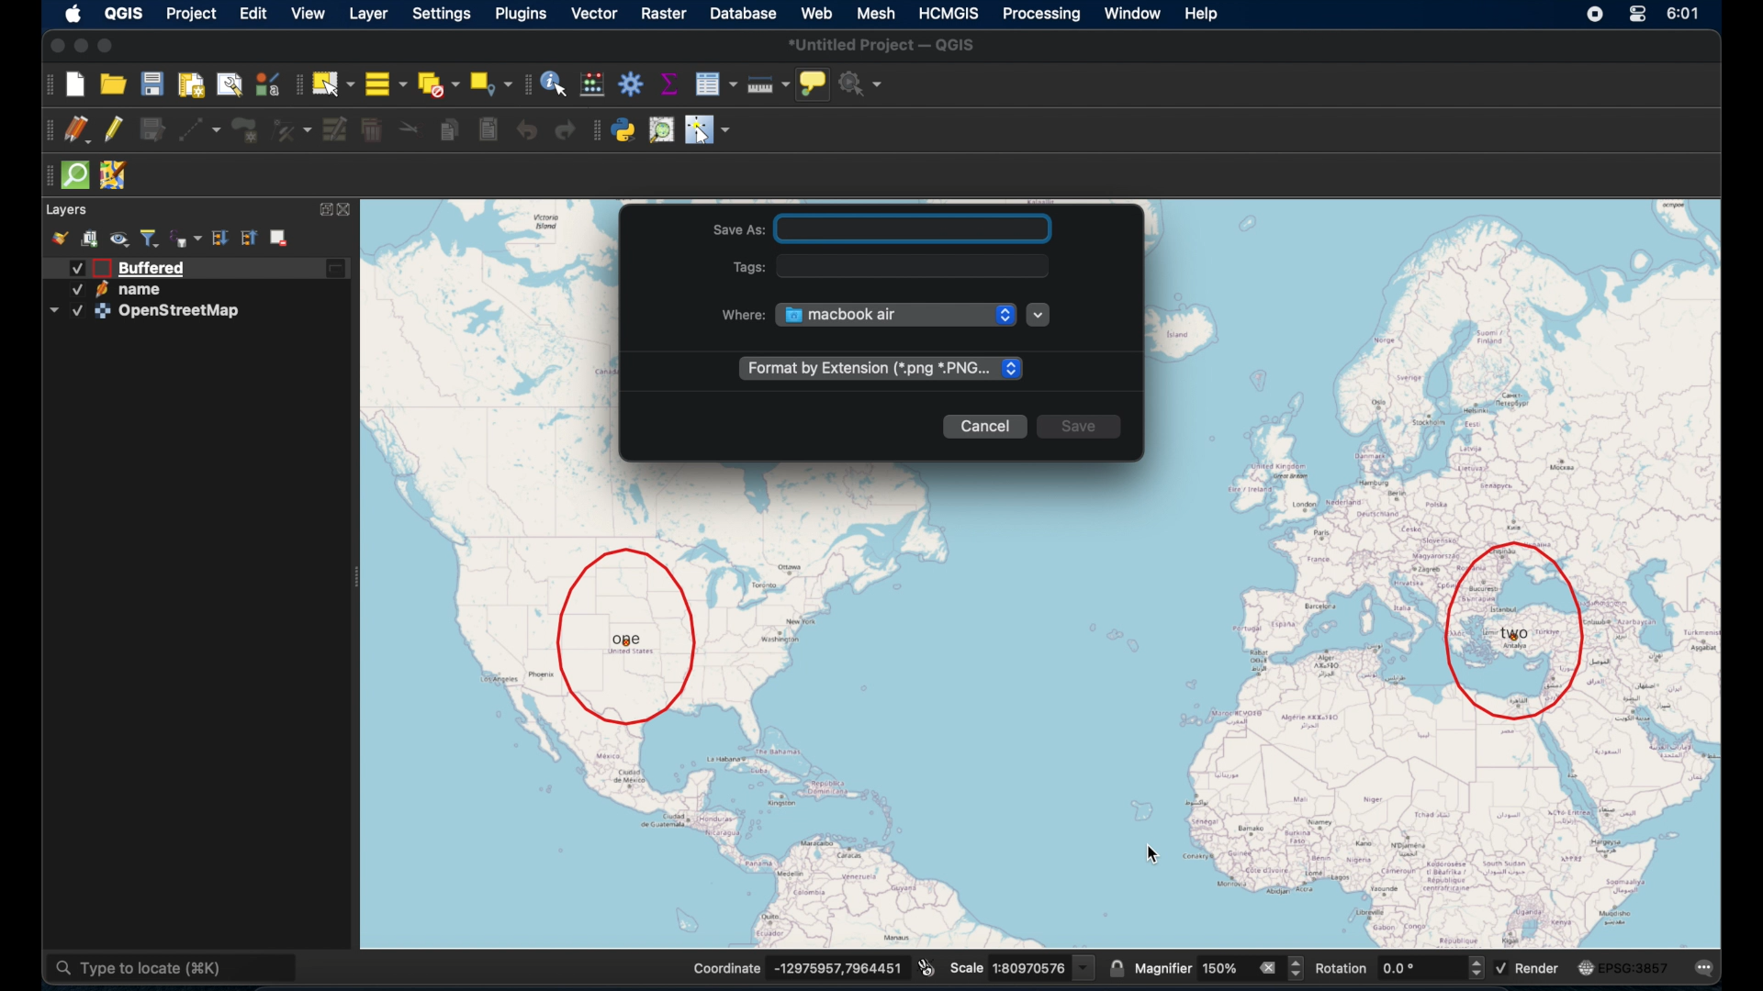  What do you see at coordinates (1042, 315) in the screenshot?
I see `dropdown` at bounding box center [1042, 315].